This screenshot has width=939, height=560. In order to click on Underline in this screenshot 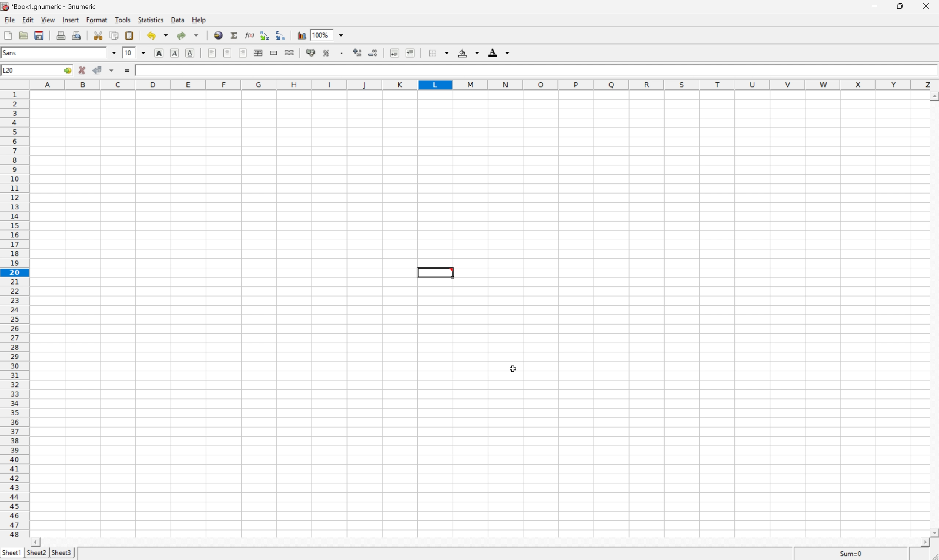, I will do `click(190, 53)`.